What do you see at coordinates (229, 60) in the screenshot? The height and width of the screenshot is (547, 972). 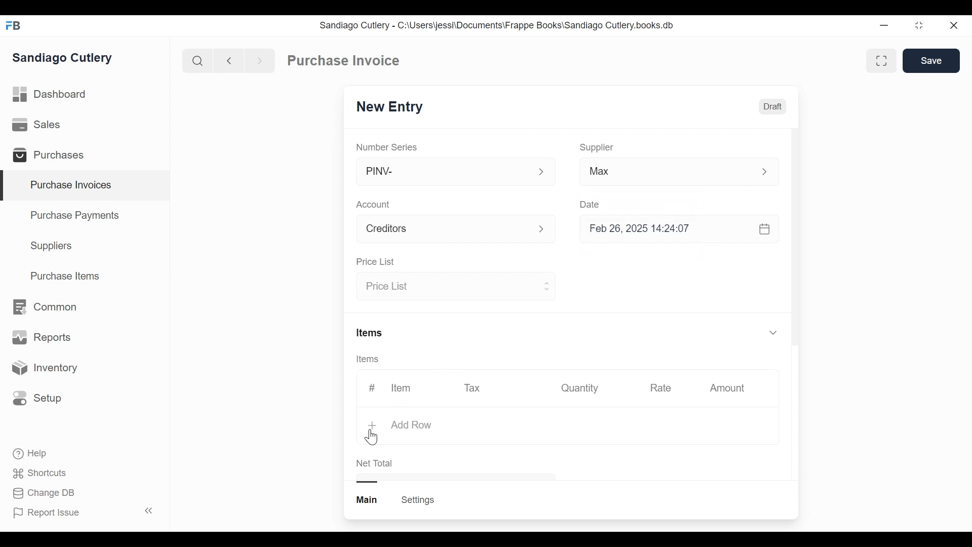 I see `Naviagate back` at bounding box center [229, 60].